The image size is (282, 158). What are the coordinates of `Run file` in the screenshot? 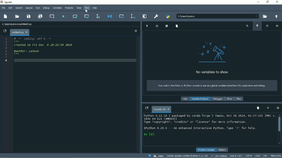 It's located at (64, 16).